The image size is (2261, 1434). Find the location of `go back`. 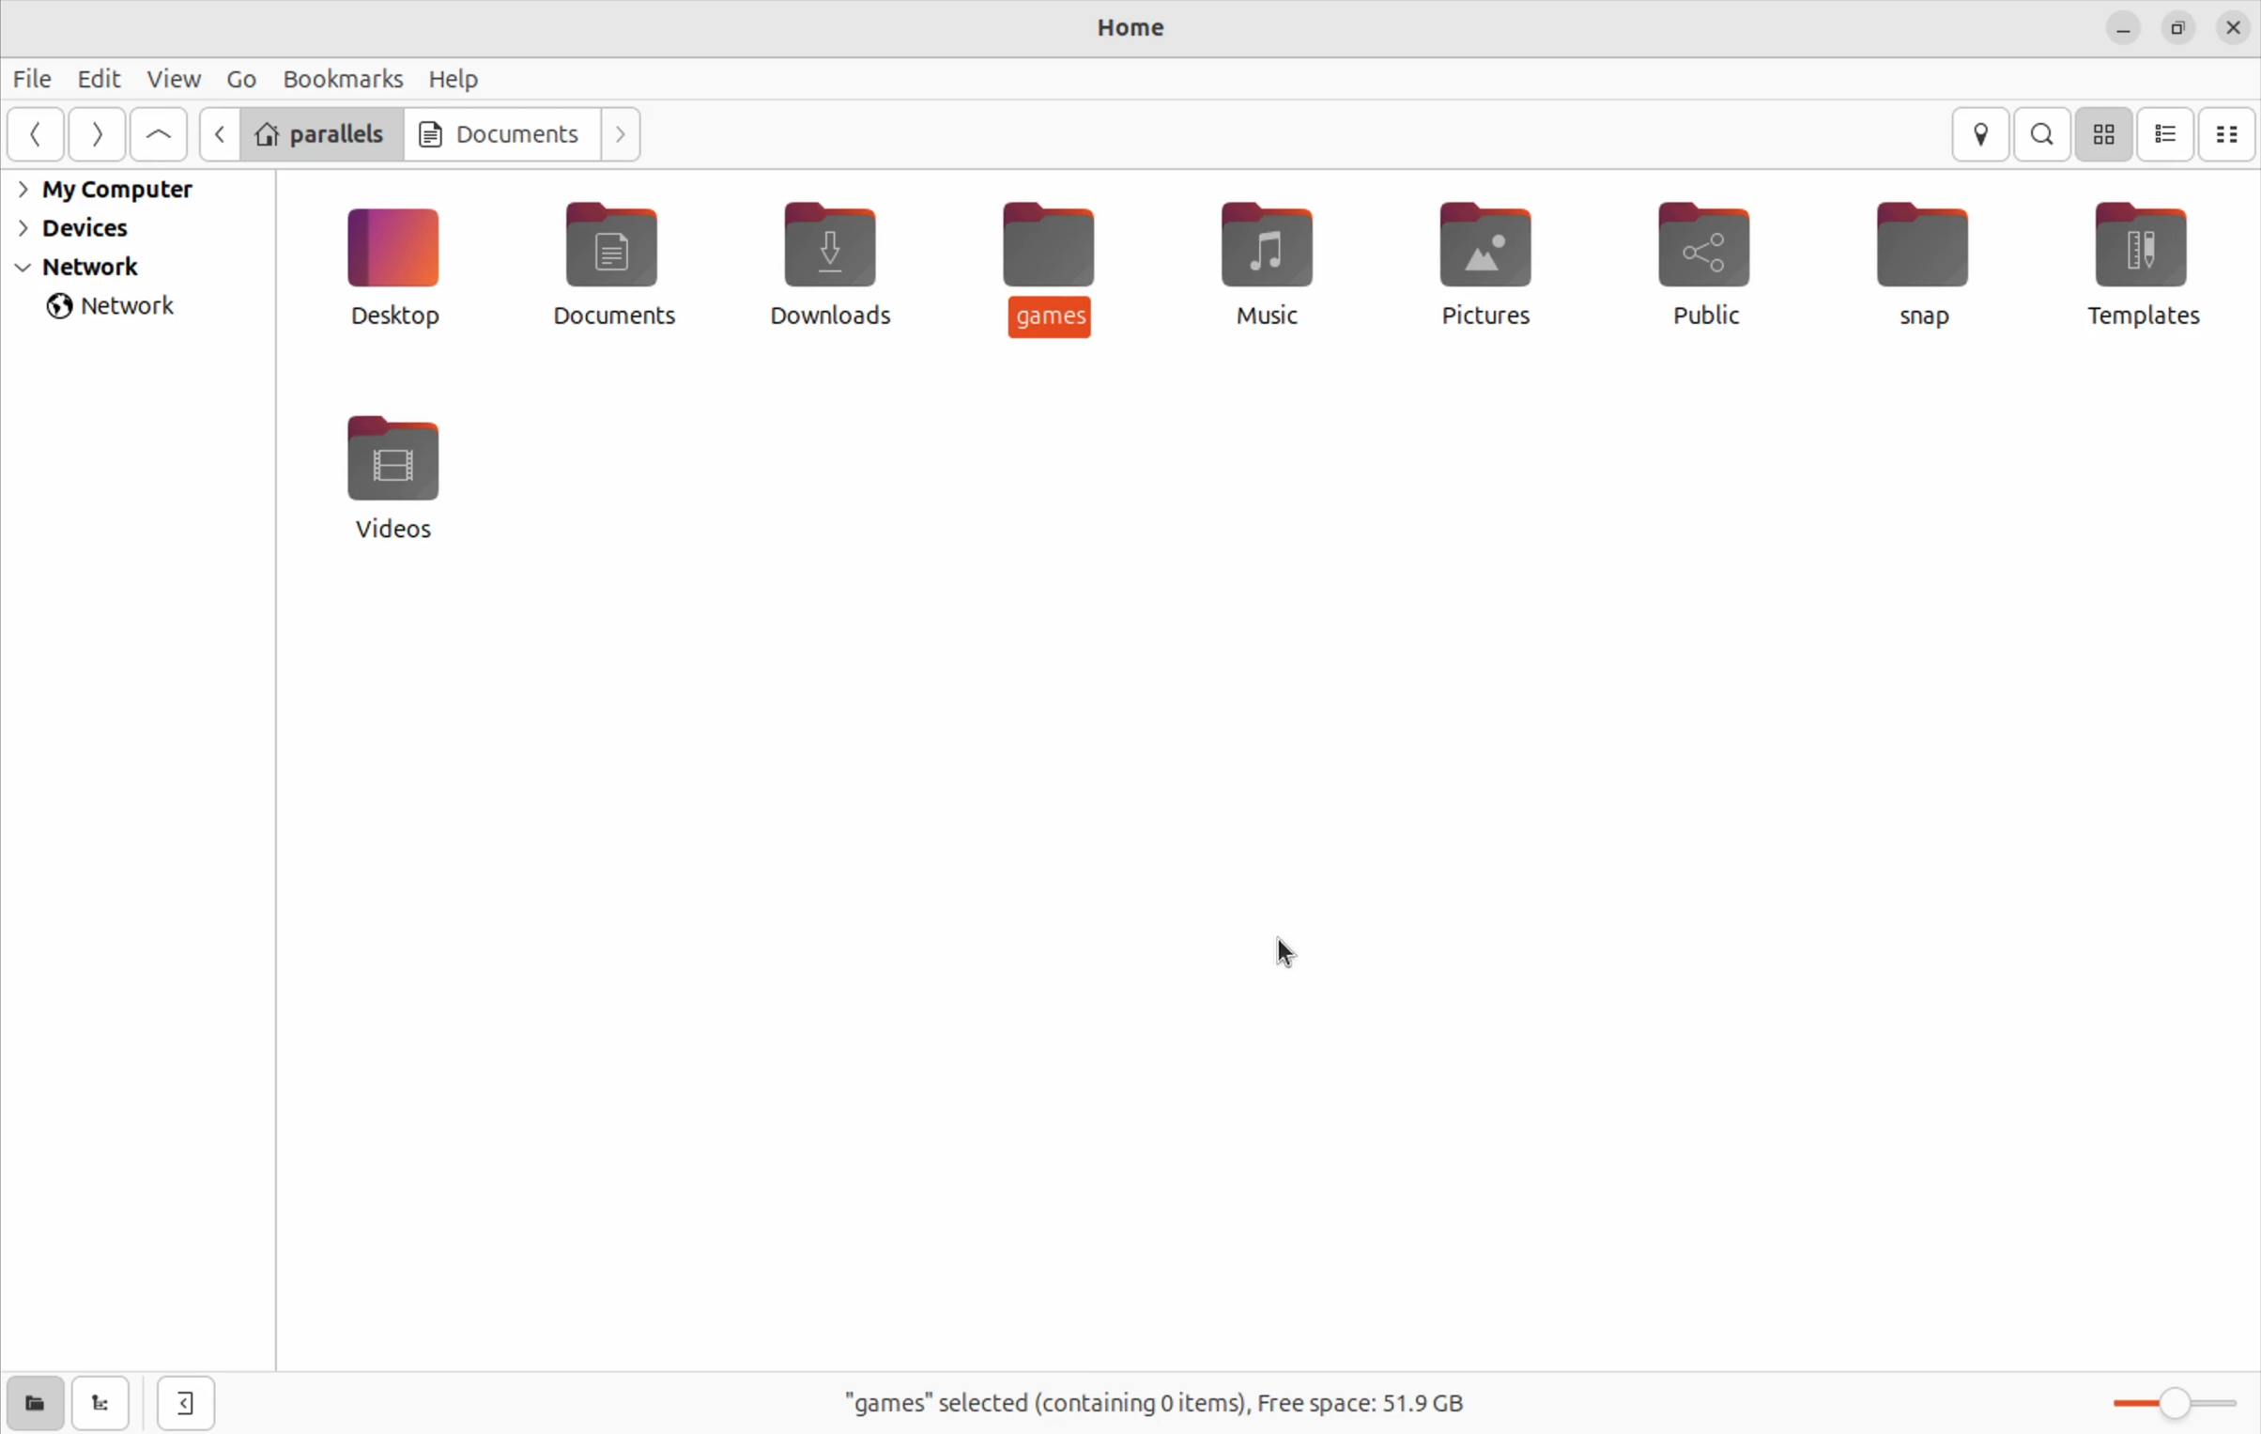

go back is located at coordinates (41, 136).